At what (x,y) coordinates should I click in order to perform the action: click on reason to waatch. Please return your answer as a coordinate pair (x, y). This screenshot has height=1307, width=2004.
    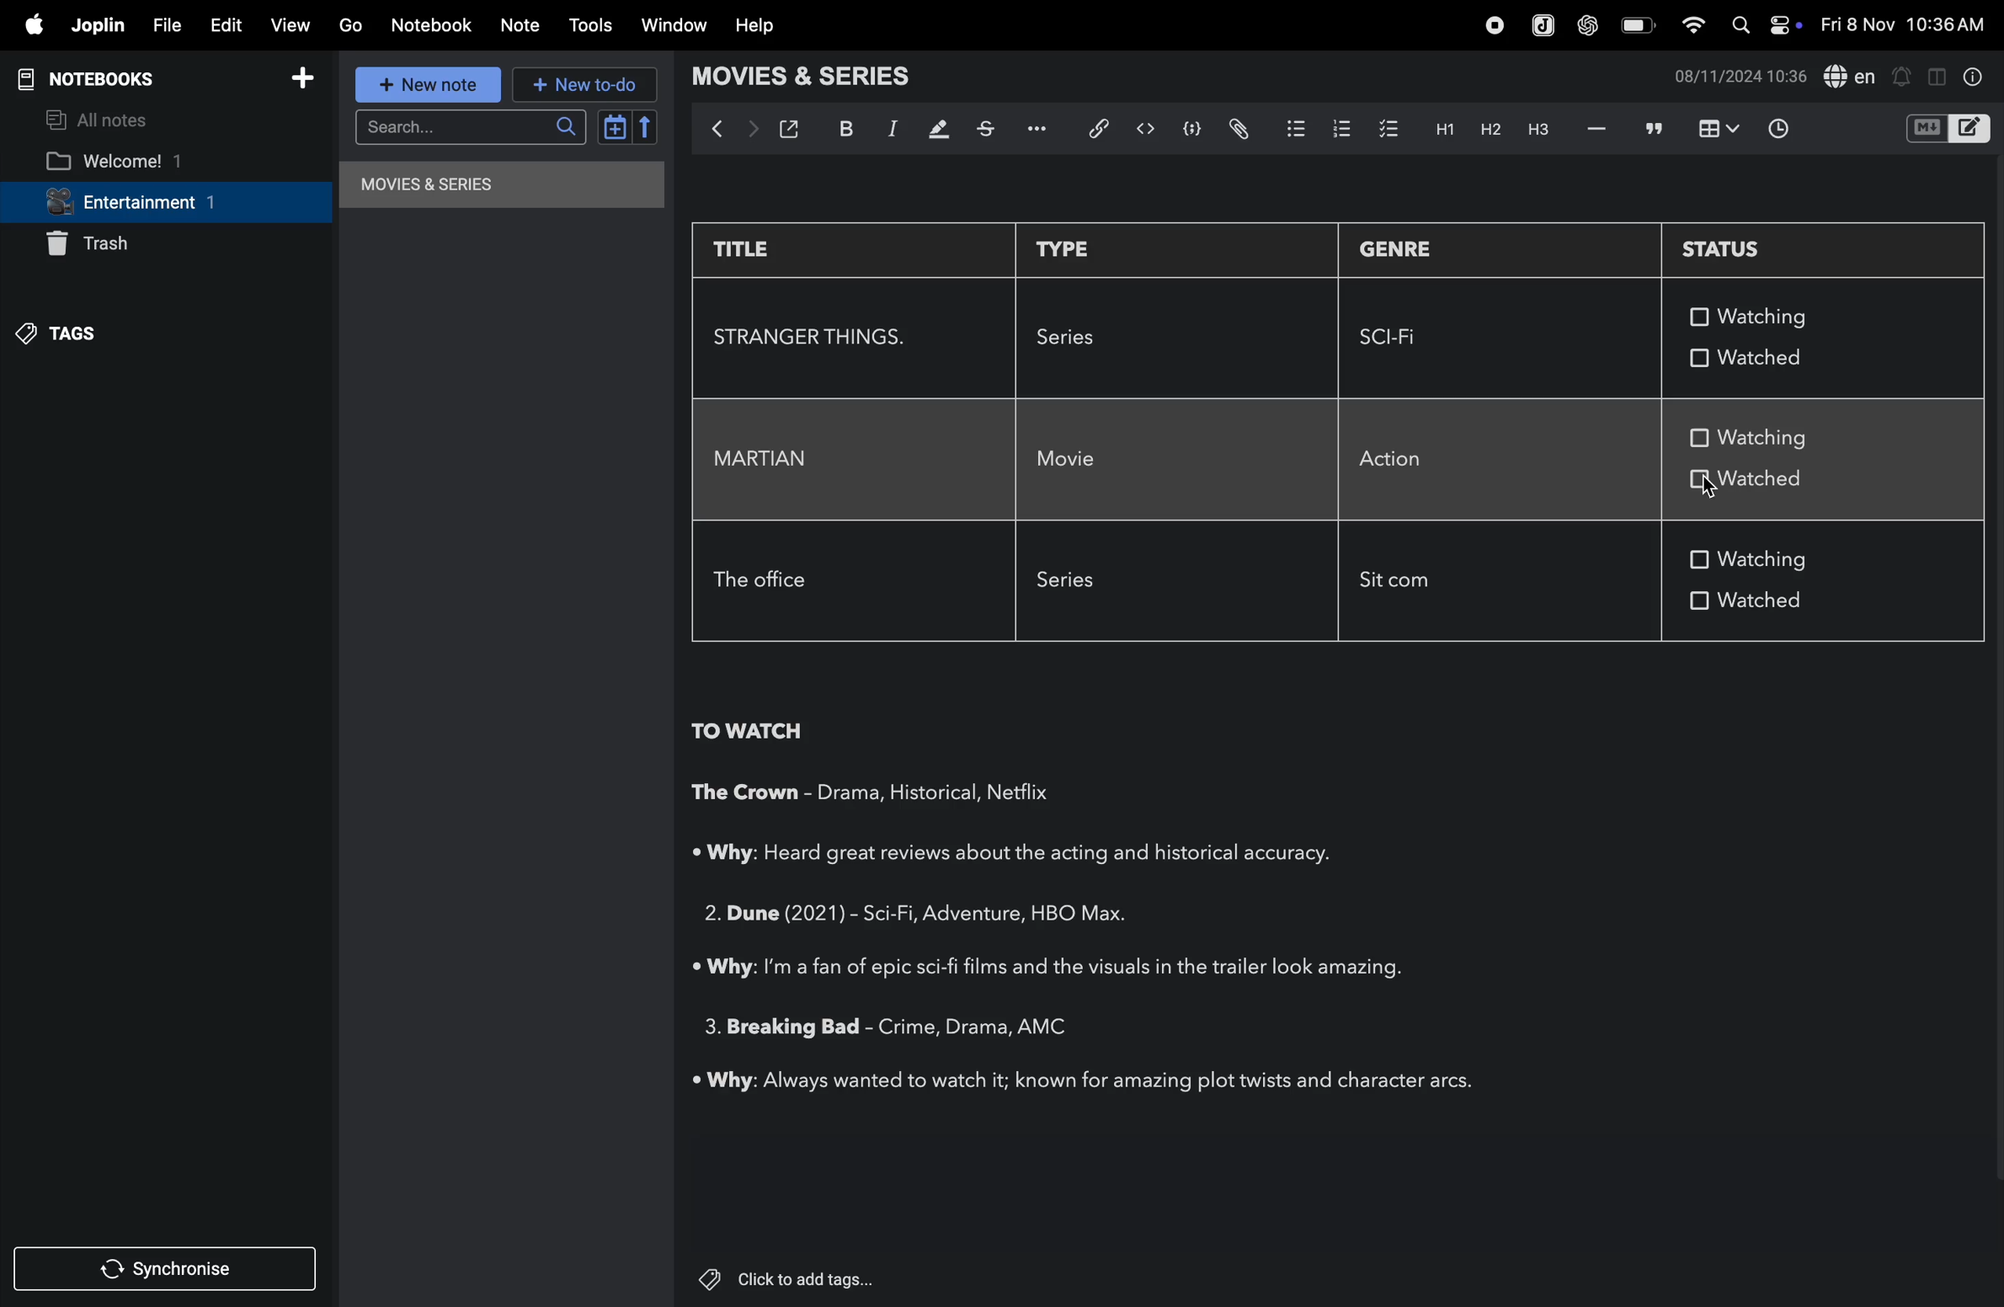
    Looking at the image, I should click on (1056, 966).